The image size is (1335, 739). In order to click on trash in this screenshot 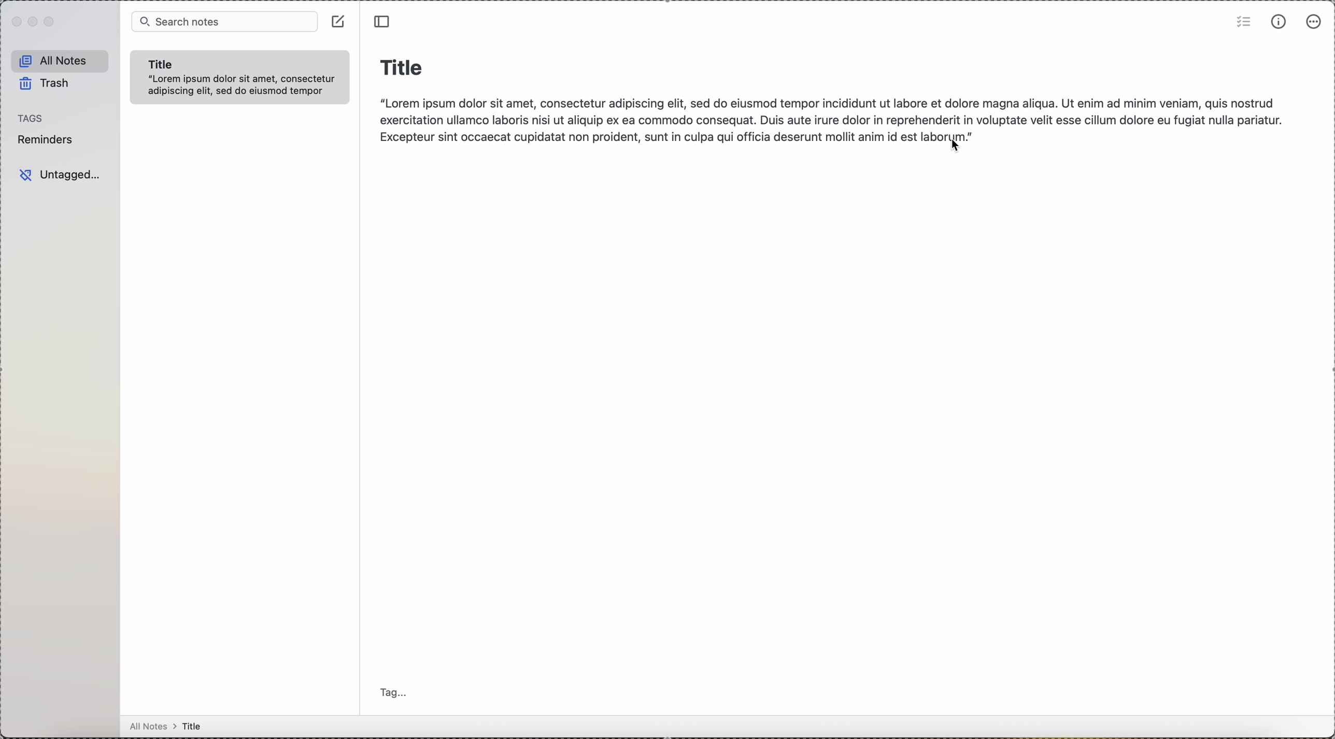, I will do `click(49, 83)`.